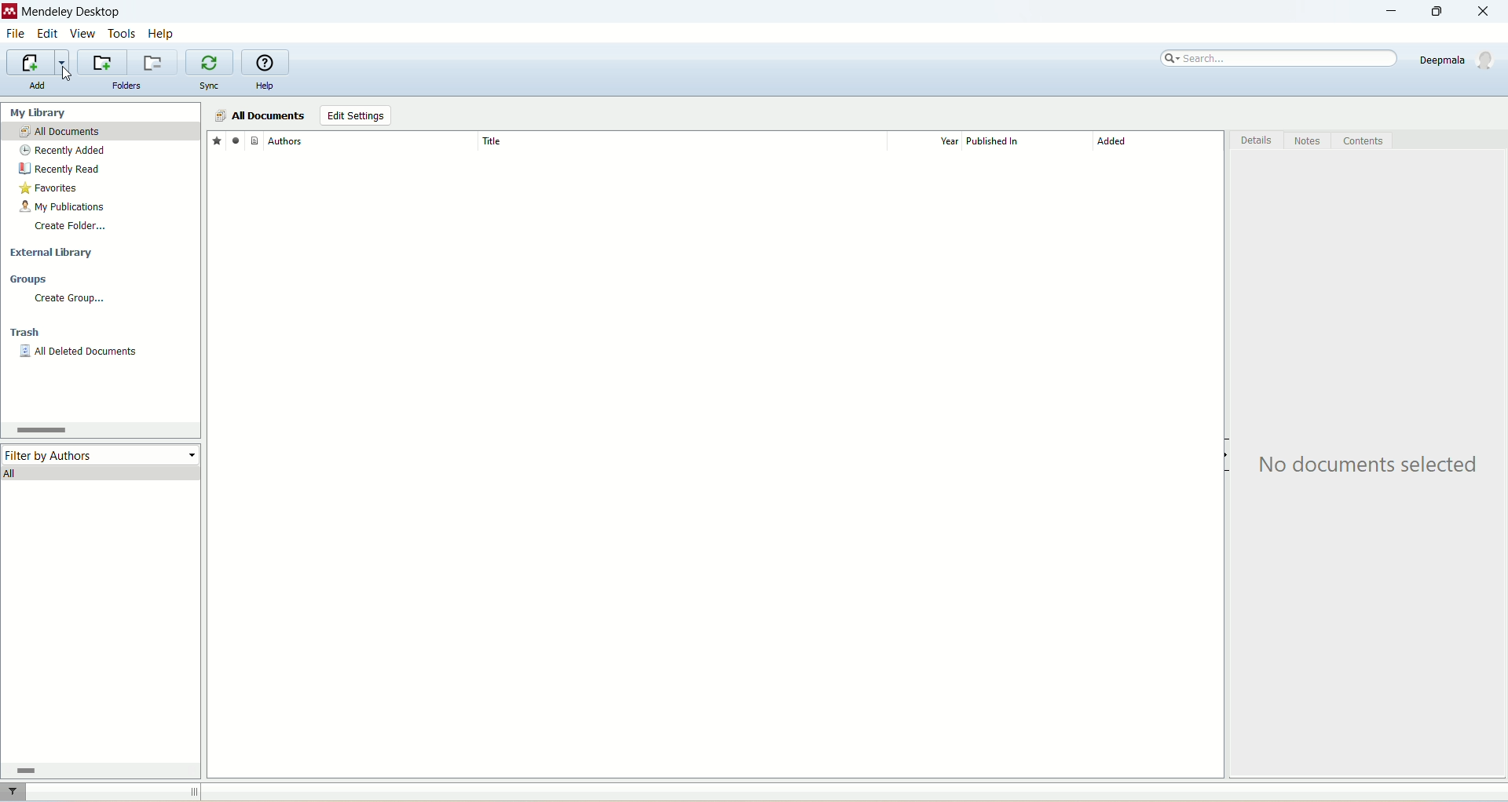 This screenshot has height=802, width=1508. What do you see at coordinates (30, 280) in the screenshot?
I see `groups` at bounding box center [30, 280].